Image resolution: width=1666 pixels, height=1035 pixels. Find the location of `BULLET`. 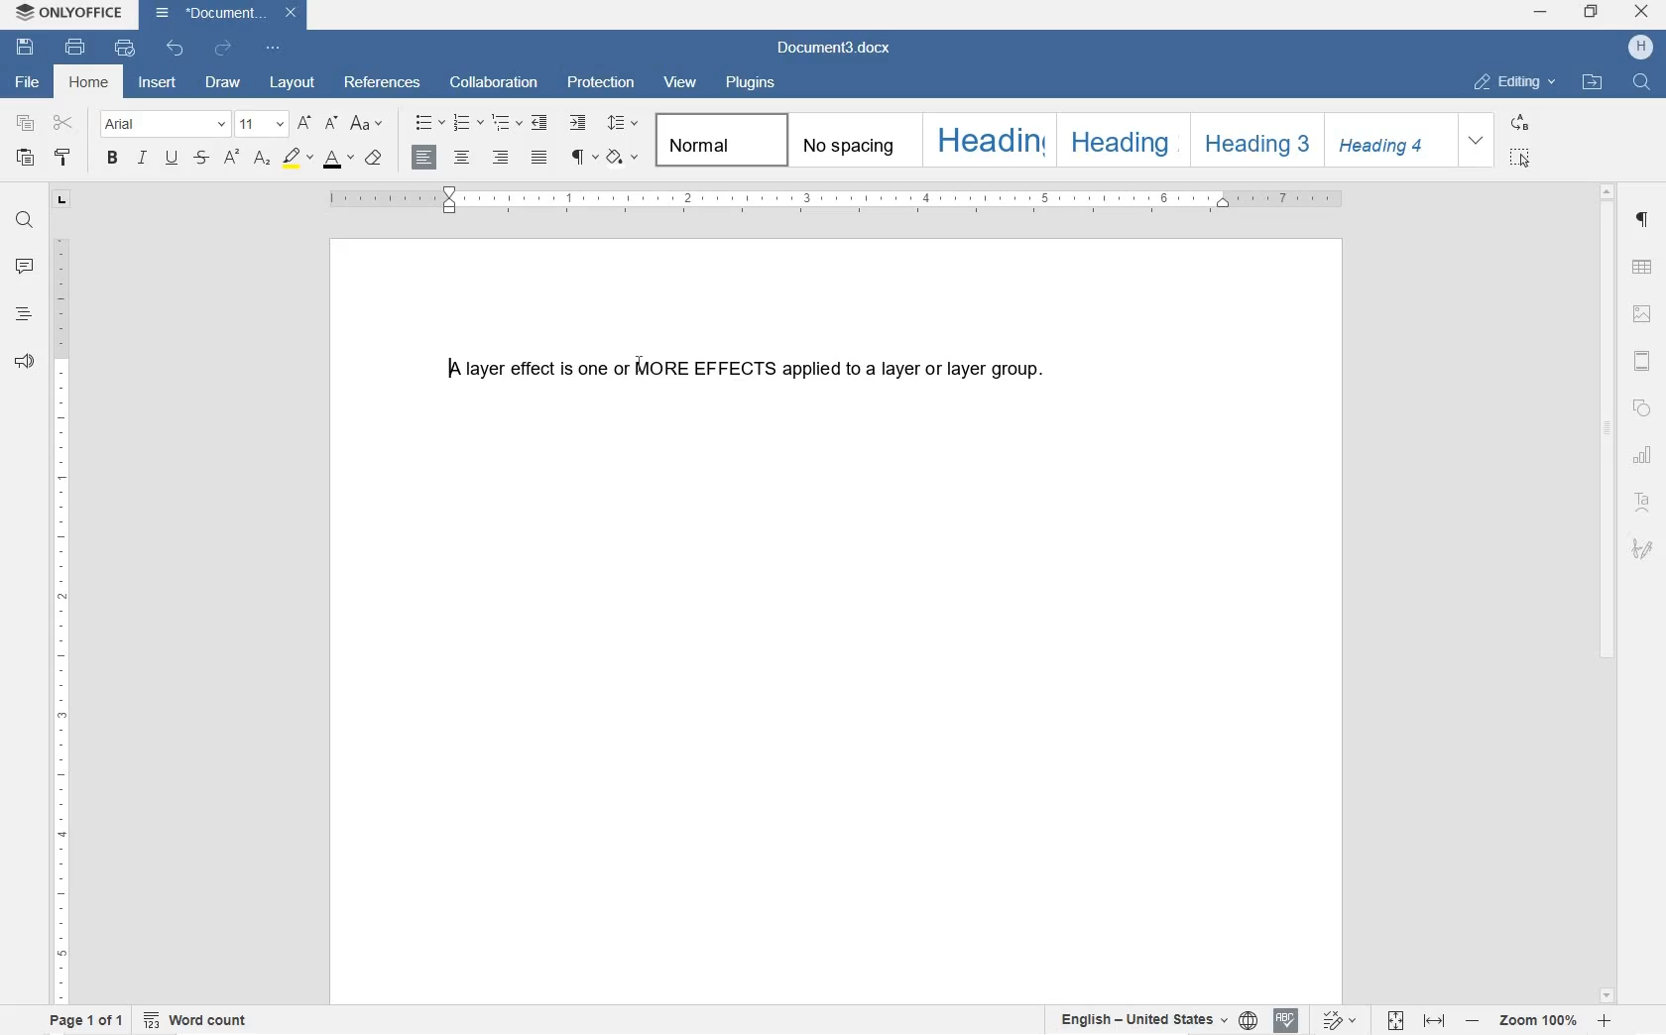

BULLET is located at coordinates (428, 124).